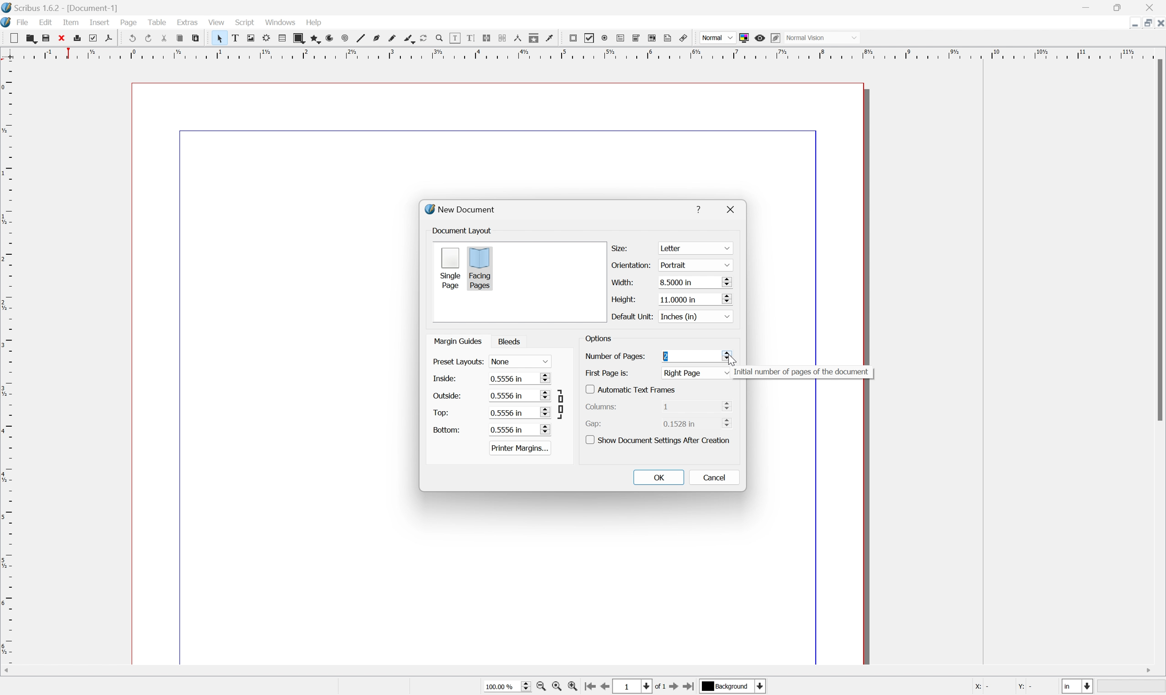 The height and width of the screenshot is (695, 1166). Describe the element at coordinates (802, 373) in the screenshot. I see `initial number of pages of the document` at that location.